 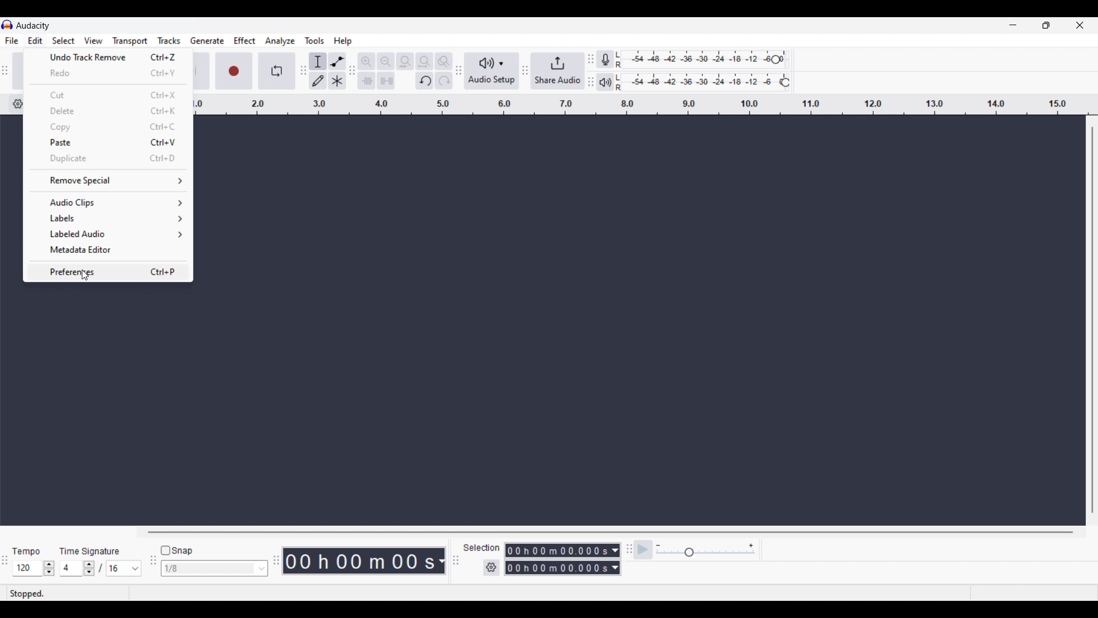 I want to click on Decrease playback speed to minimum, so click(x=658, y=546).